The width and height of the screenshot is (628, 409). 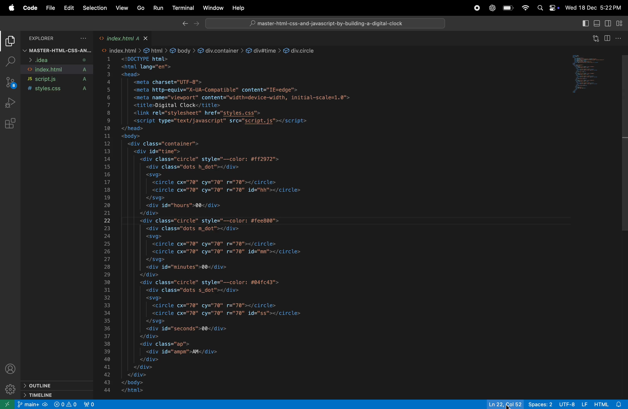 I want to click on toggle panel, so click(x=596, y=23).